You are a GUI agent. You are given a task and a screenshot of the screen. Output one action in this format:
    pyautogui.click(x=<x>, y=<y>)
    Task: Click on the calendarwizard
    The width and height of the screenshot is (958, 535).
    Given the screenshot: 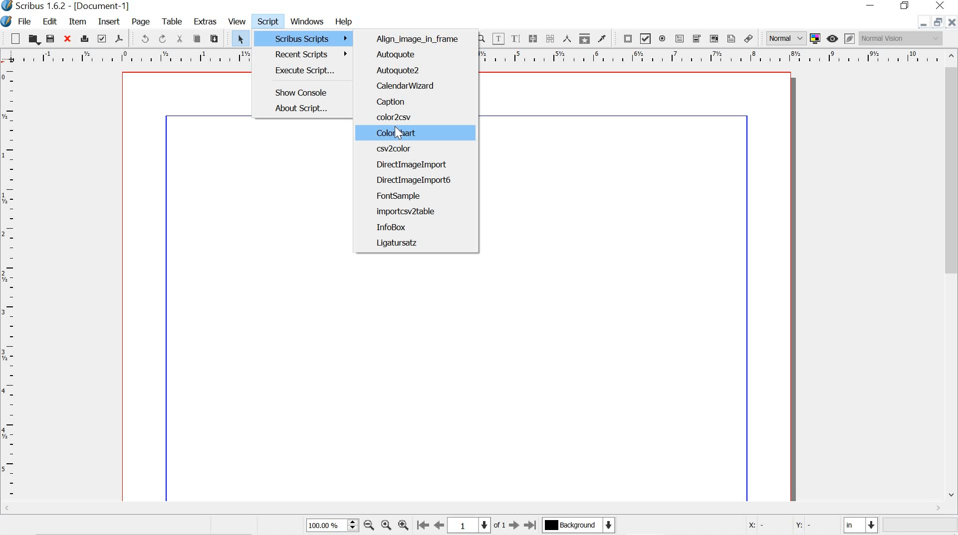 What is the action you would take?
    pyautogui.click(x=419, y=85)
    